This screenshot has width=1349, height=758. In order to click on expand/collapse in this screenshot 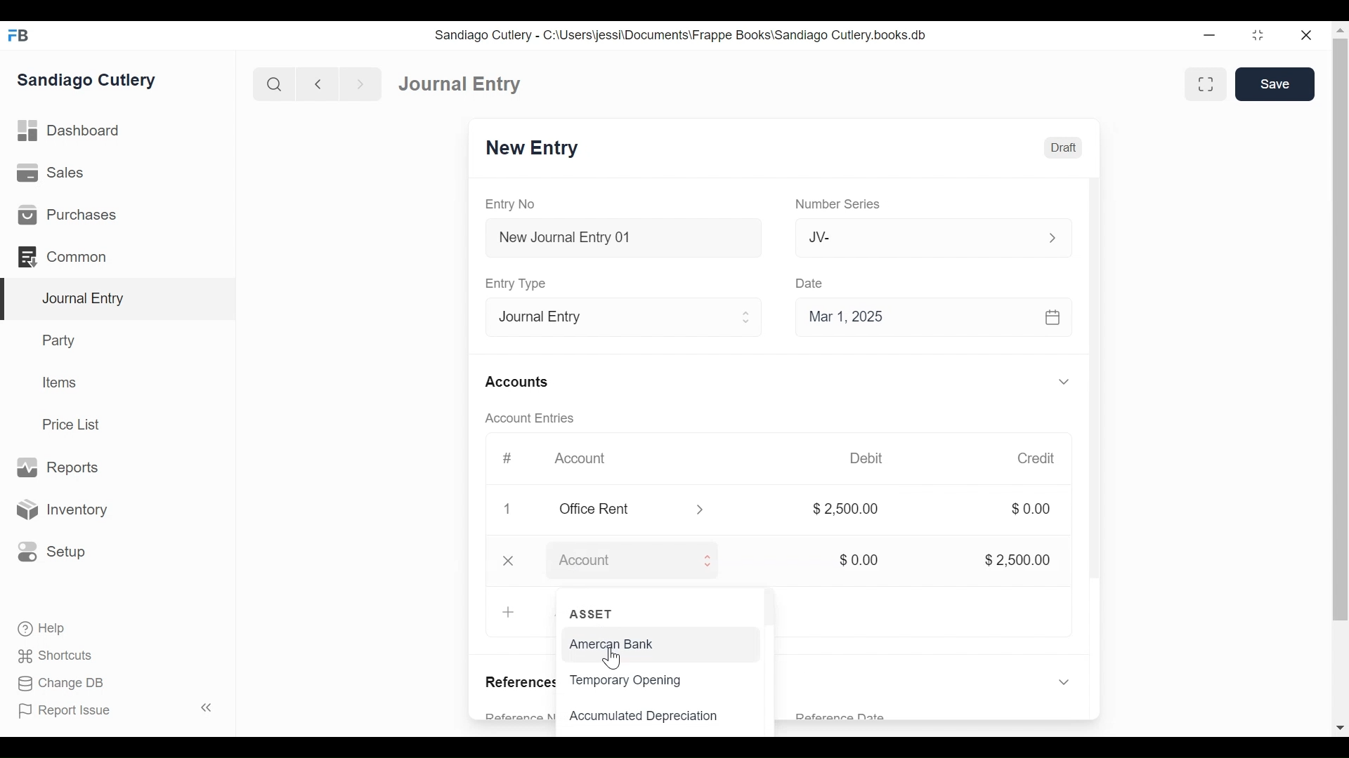, I will do `click(1067, 382)`.